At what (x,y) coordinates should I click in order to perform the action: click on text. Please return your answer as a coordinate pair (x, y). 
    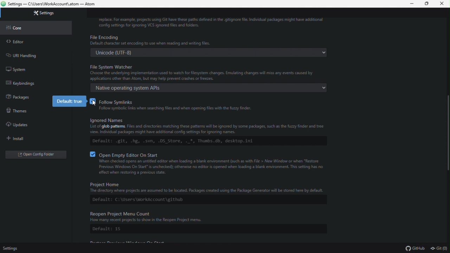
    Looking at the image, I should click on (212, 22).